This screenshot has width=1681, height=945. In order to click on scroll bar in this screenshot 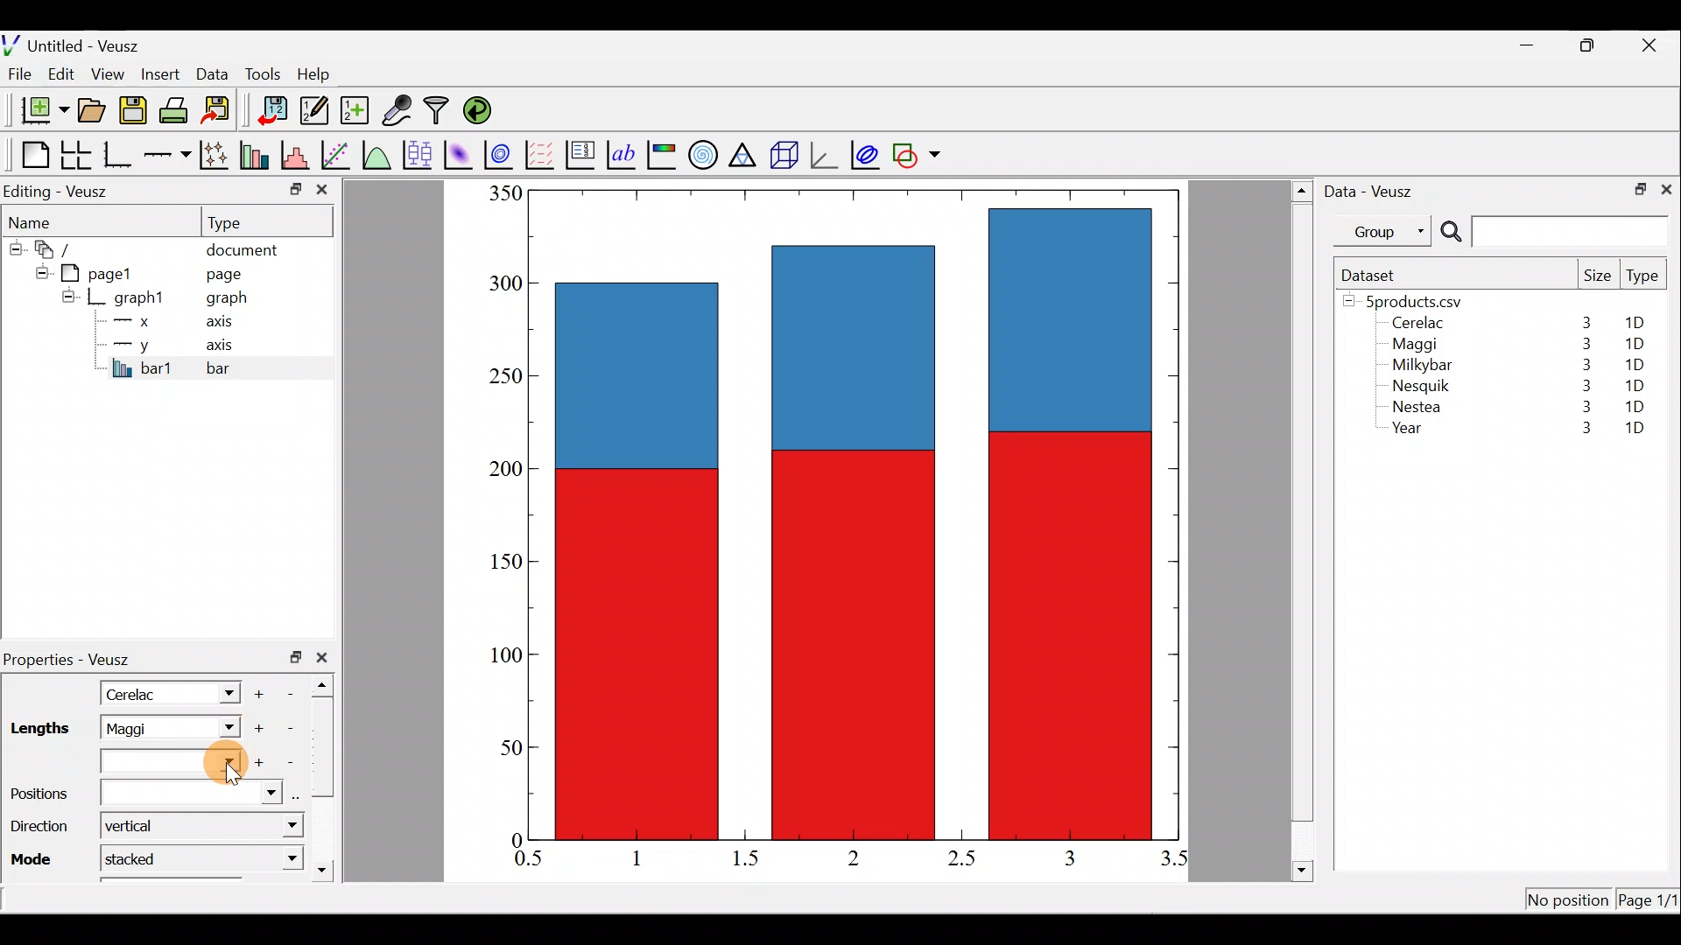, I will do `click(327, 773)`.